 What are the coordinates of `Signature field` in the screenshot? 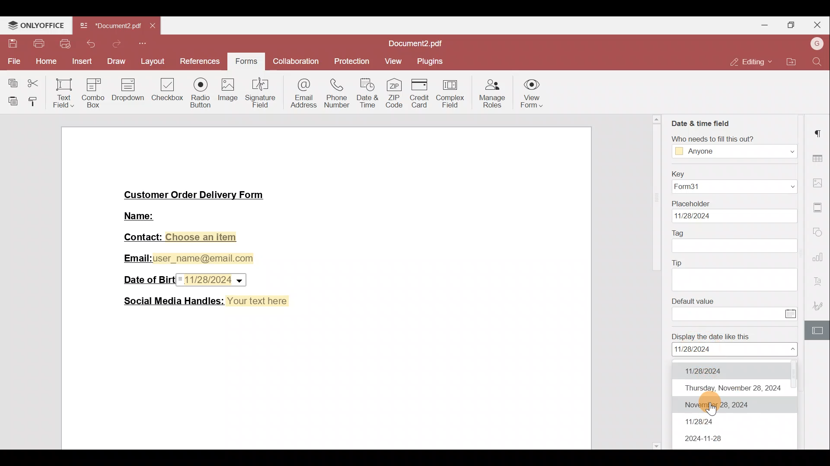 It's located at (262, 91).